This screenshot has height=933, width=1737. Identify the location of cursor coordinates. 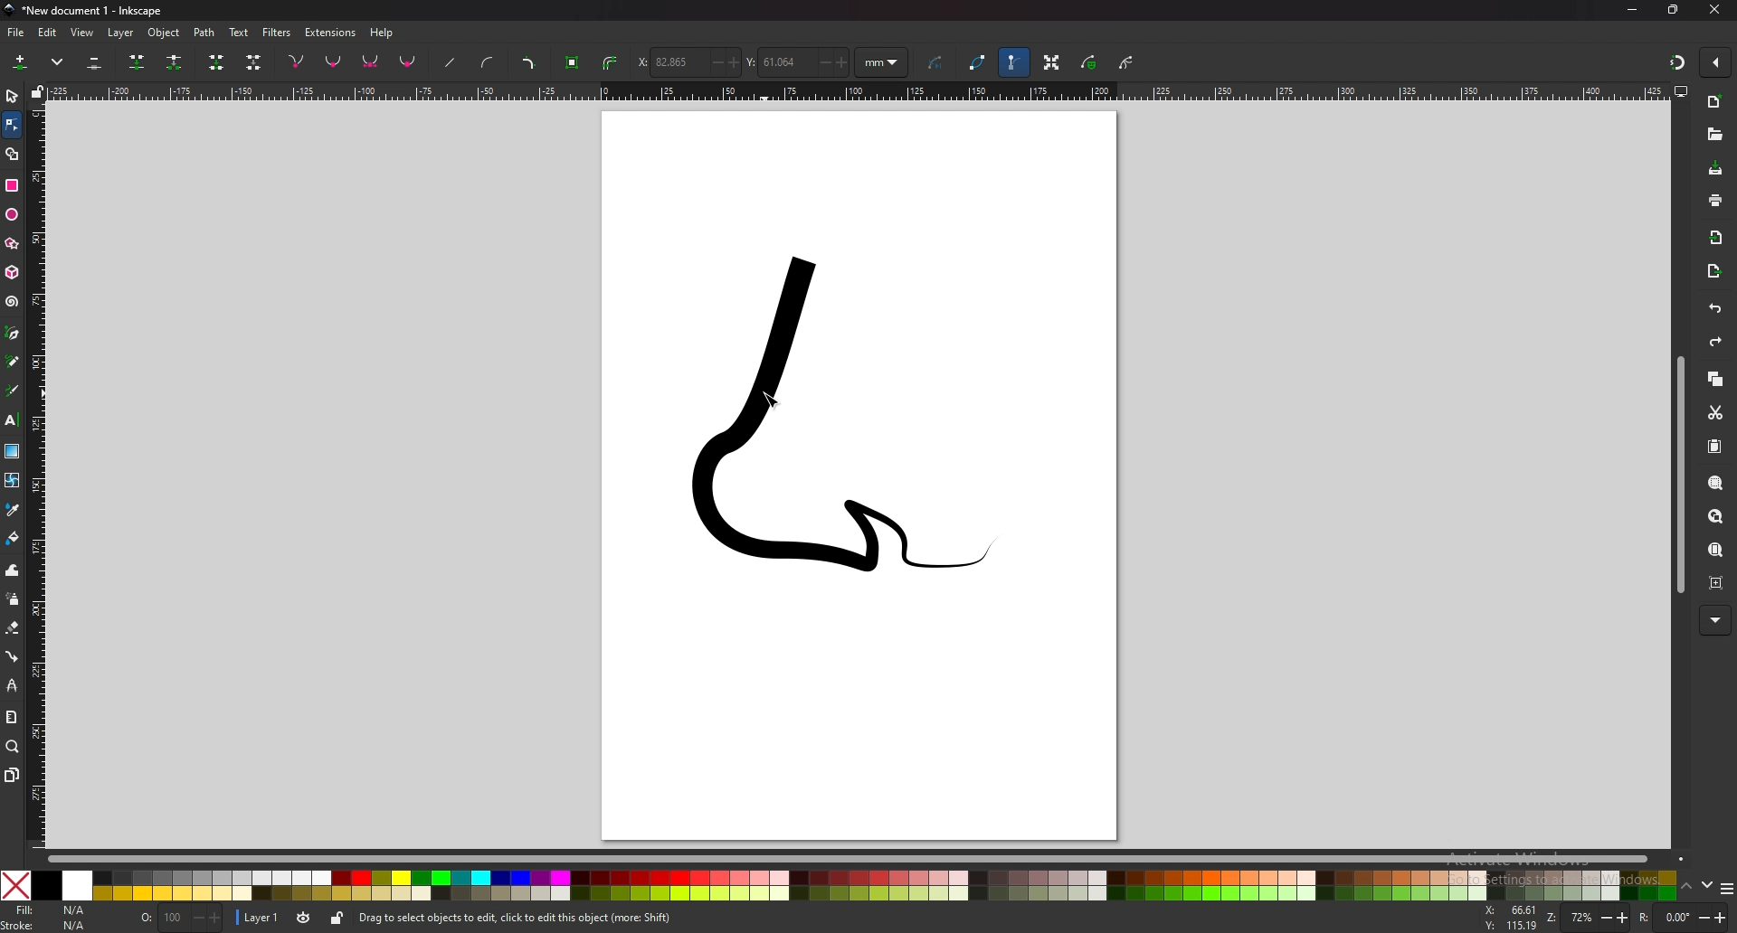
(1514, 919).